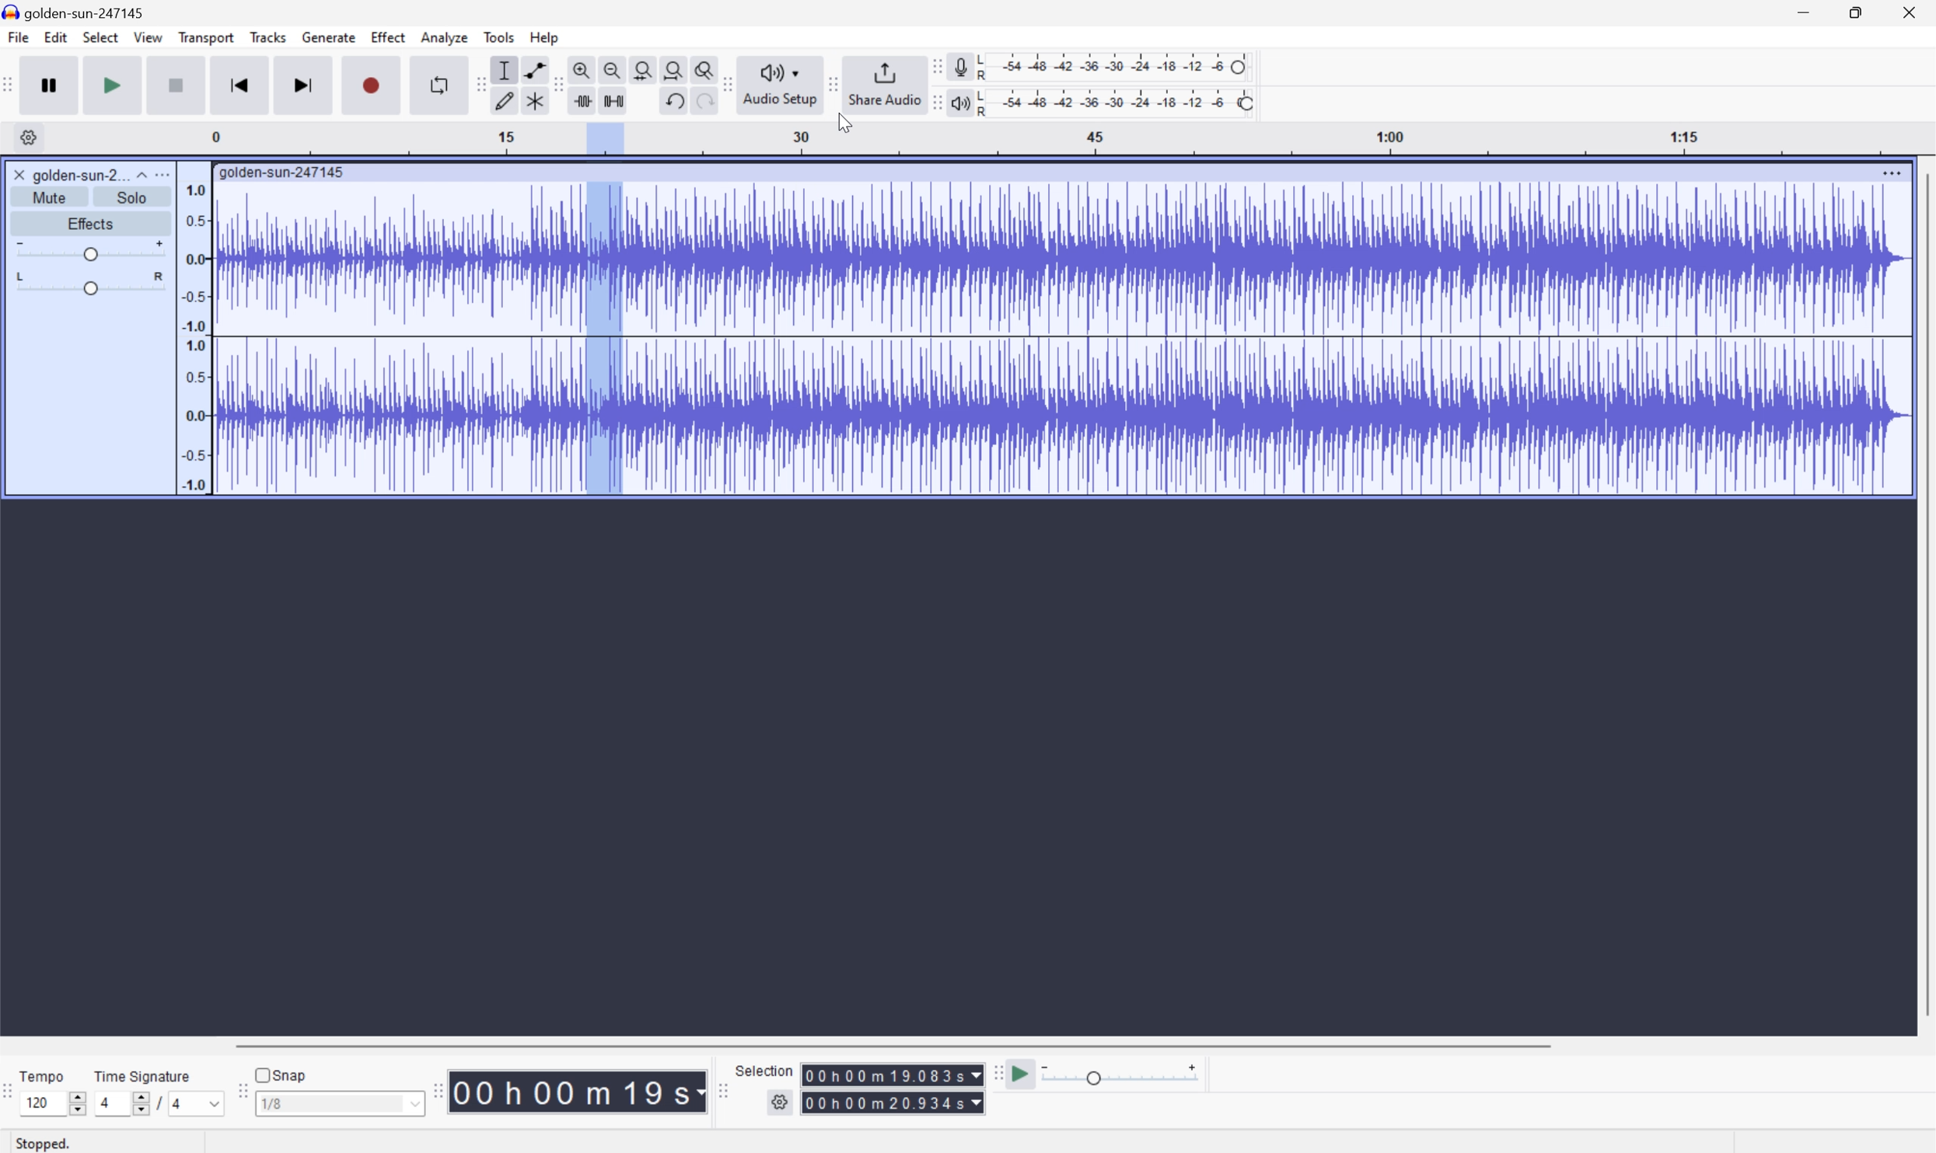 This screenshot has width=1936, height=1153. Describe the element at coordinates (207, 38) in the screenshot. I see `Transport` at that location.